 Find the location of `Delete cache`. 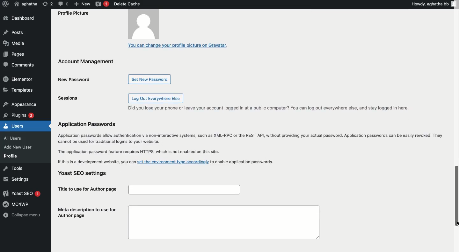

Delete cache is located at coordinates (127, 4).